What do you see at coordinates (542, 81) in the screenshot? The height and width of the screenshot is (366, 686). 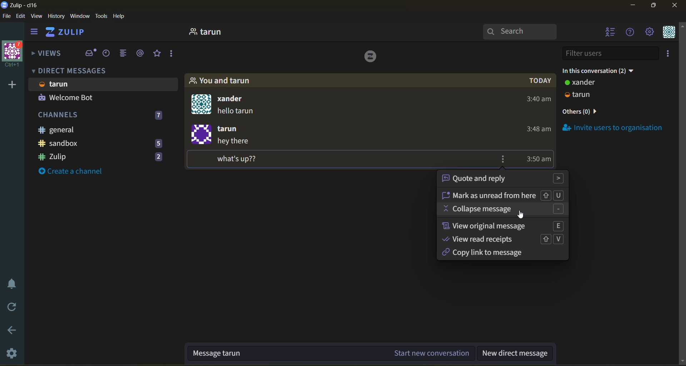 I see `day` at bounding box center [542, 81].